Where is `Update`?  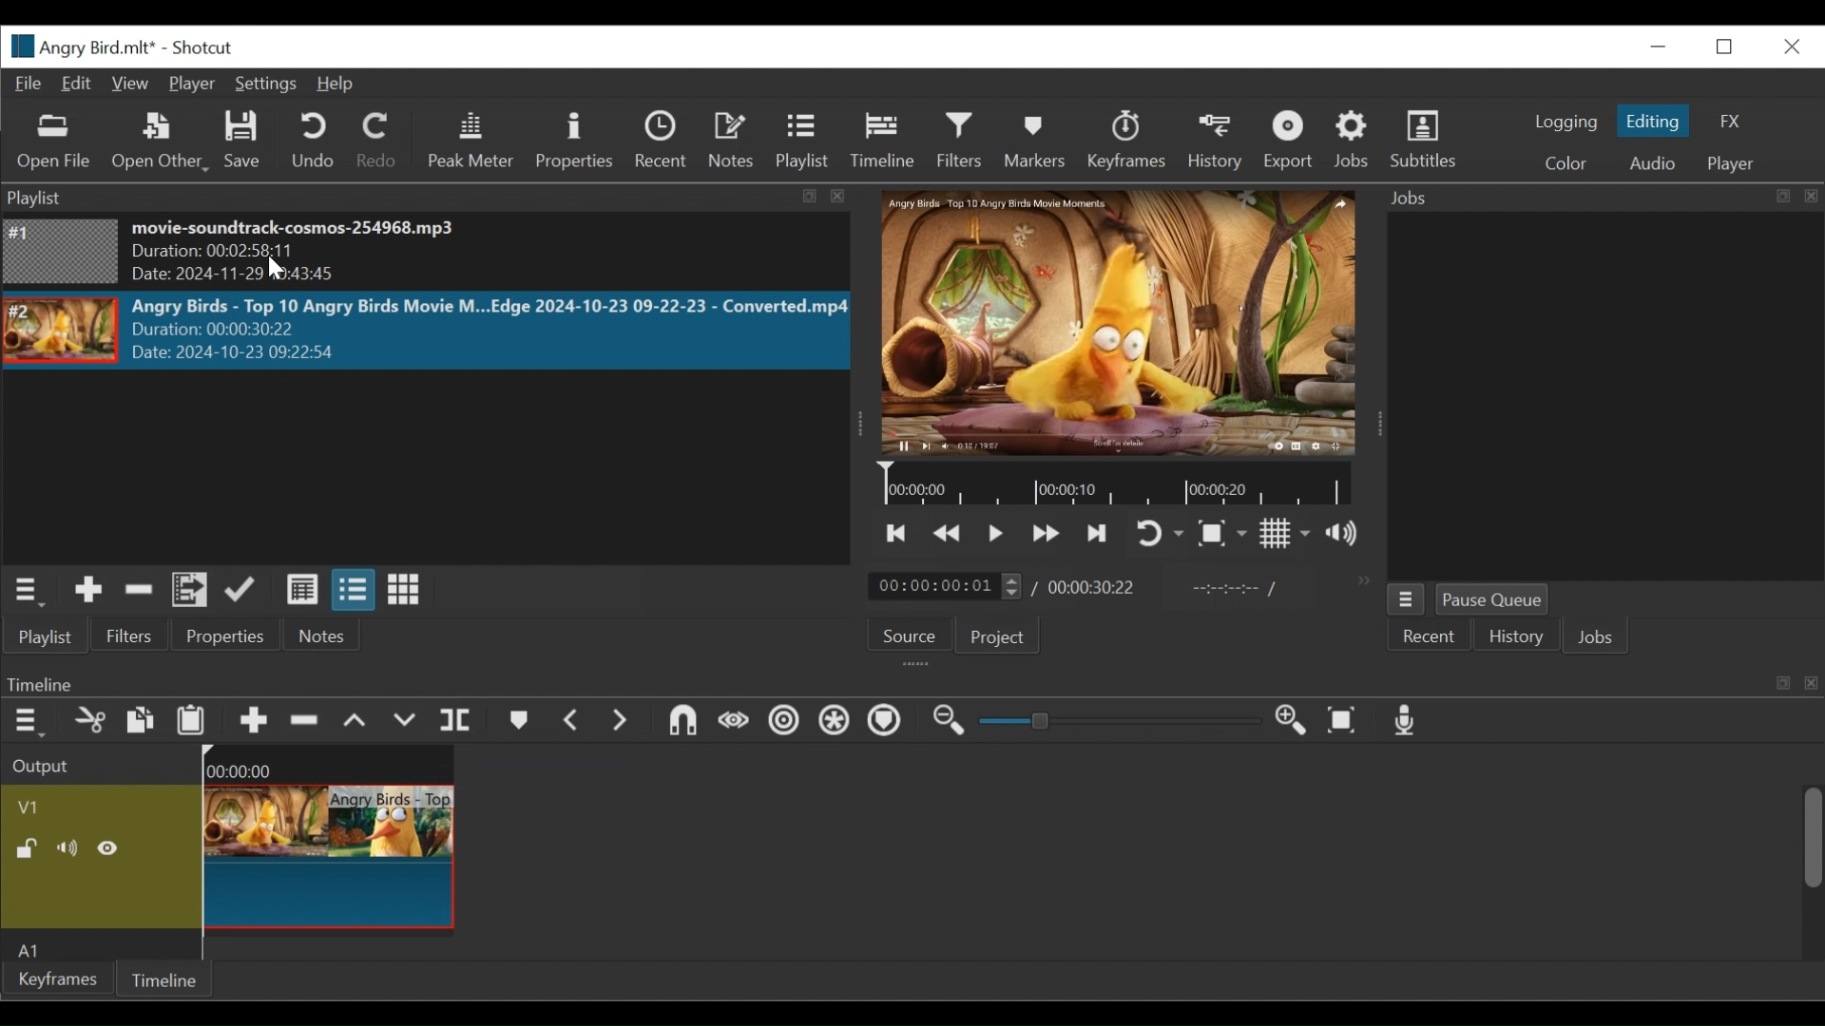
Update is located at coordinates (246, 590).